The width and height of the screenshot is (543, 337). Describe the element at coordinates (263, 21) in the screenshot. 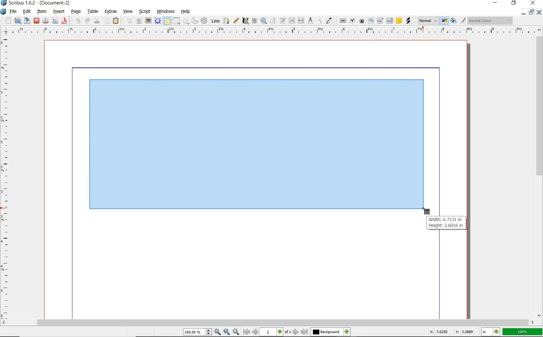

I see `zoom in or out` at that location.